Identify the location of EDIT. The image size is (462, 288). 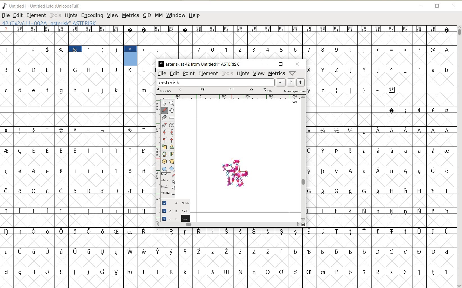
(18, 15).